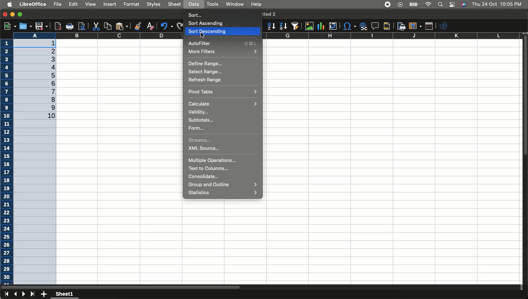 Image resolution: width=528 pixels, height=299 pixels. I want to click on Format, so click(132, 4).